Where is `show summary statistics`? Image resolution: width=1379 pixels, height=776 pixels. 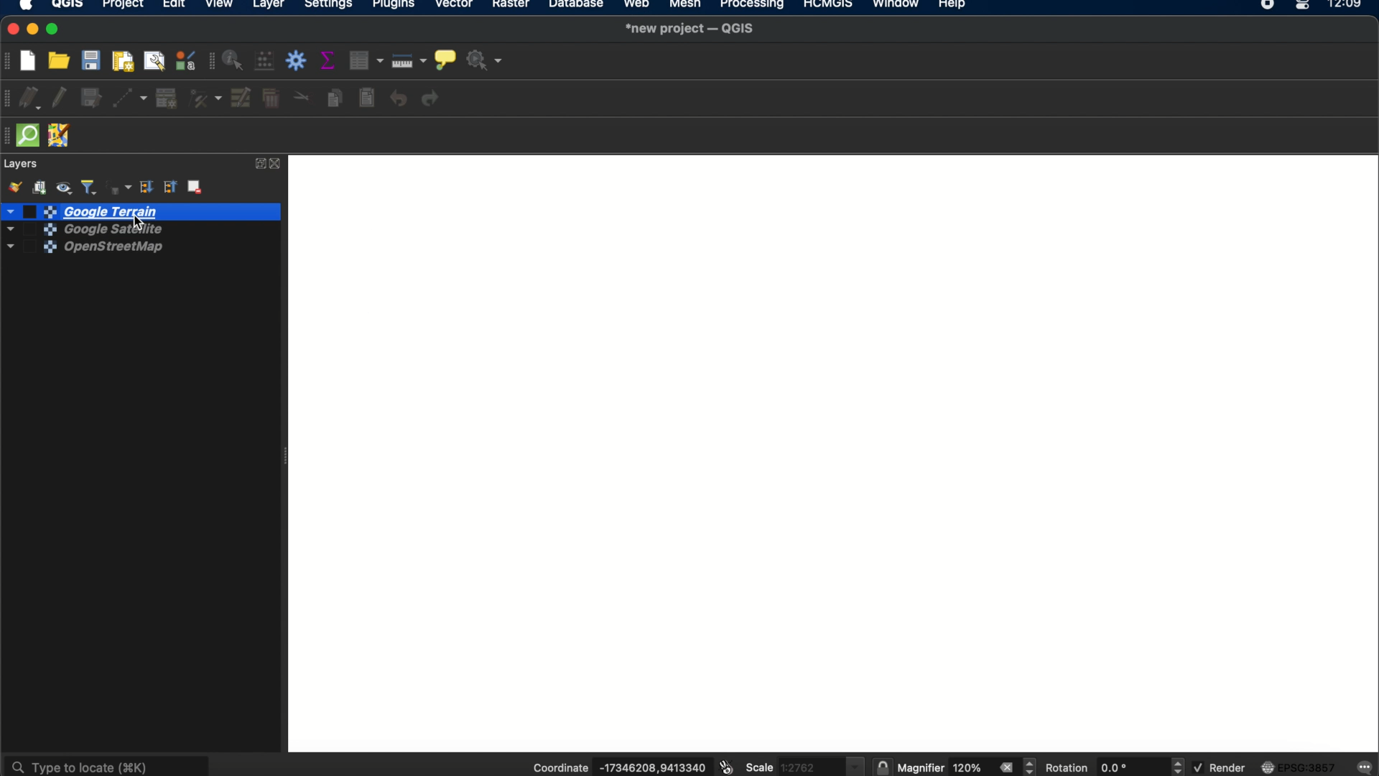
show summary statistics is located at coordinates (330, 60).